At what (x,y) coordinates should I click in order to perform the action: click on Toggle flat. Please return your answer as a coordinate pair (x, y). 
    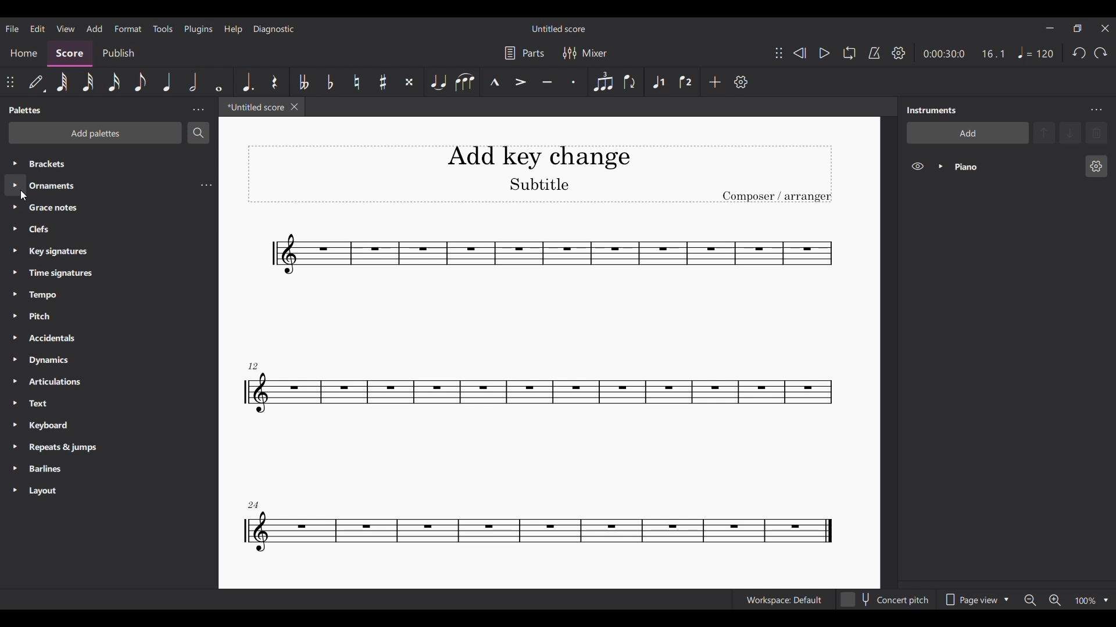
    Looking at the image, I should click on (330, 82).